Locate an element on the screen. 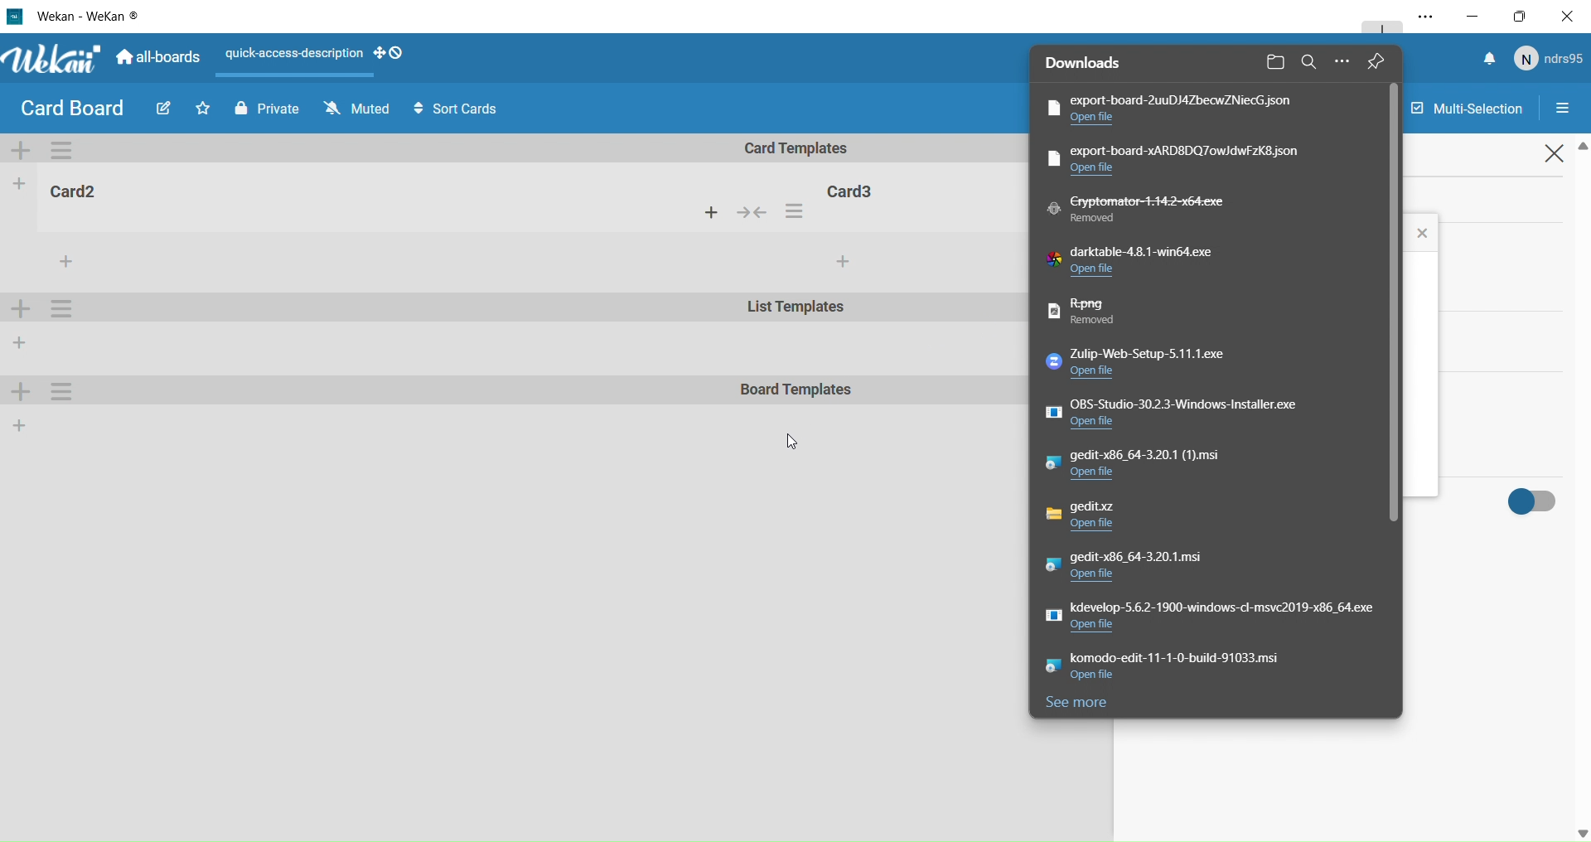 This screenshot has width=1591, height=842. downloaded file is located at coordinates (1141, 364).